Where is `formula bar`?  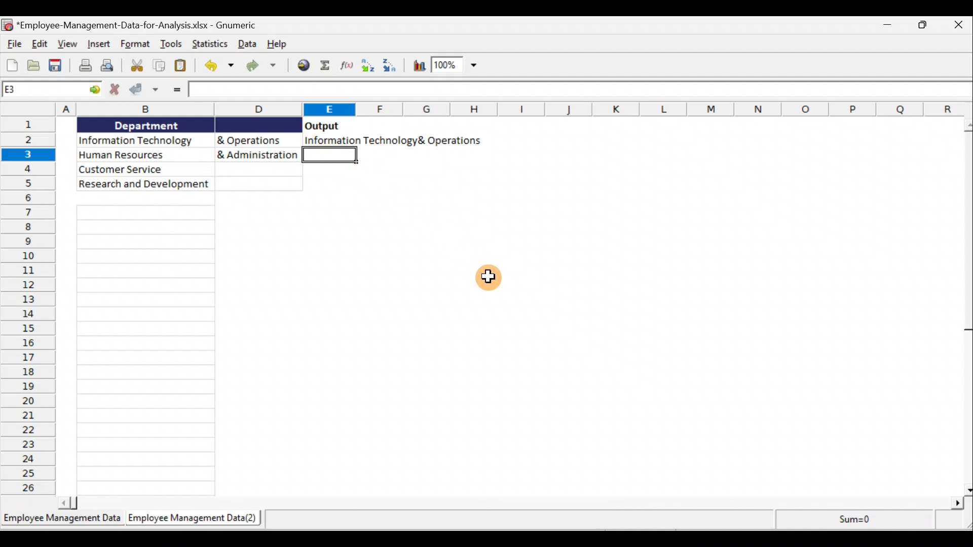
formula bar is located at coordinates (583, 90).